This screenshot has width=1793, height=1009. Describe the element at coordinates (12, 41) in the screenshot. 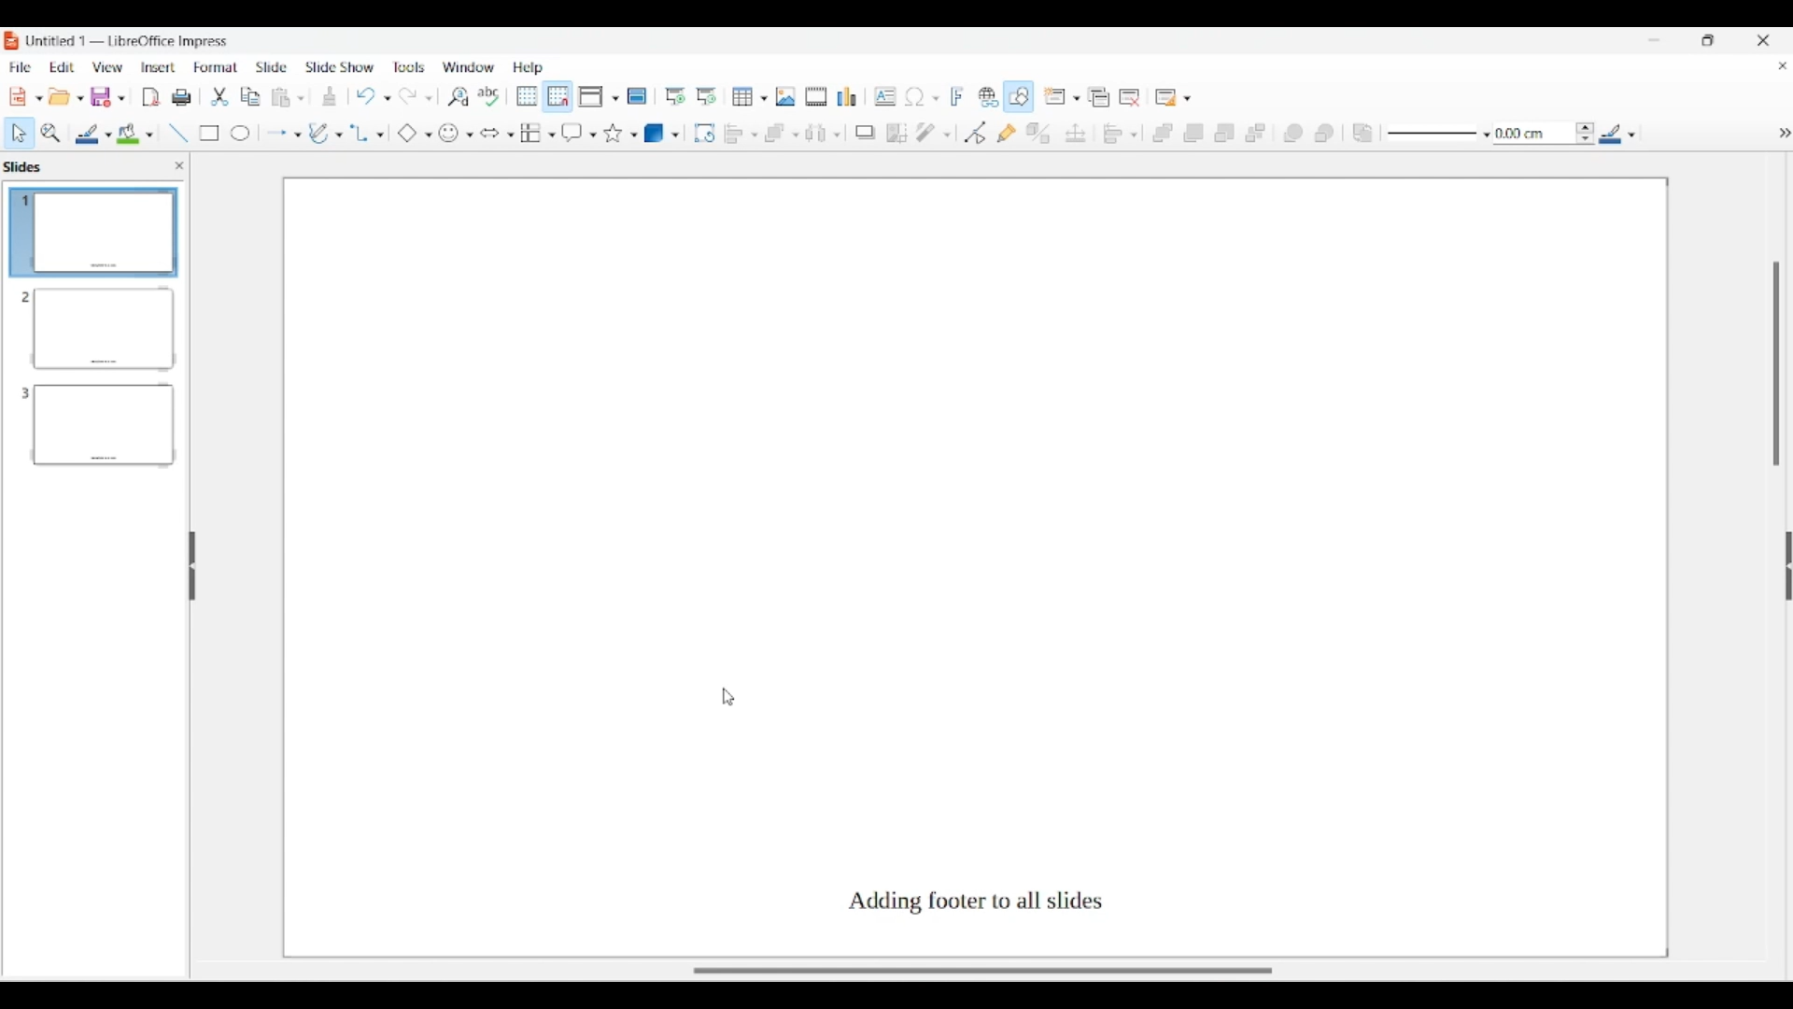

I see `Software logo` at that location.